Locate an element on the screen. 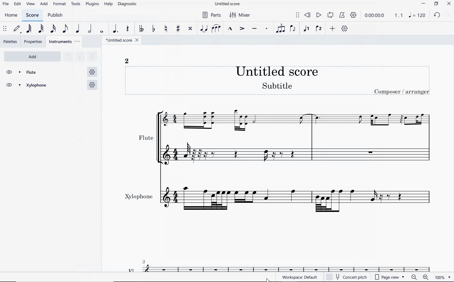 The height and width of the screenshot is (282, 454). SCORE is located at coordinates (32, 15).